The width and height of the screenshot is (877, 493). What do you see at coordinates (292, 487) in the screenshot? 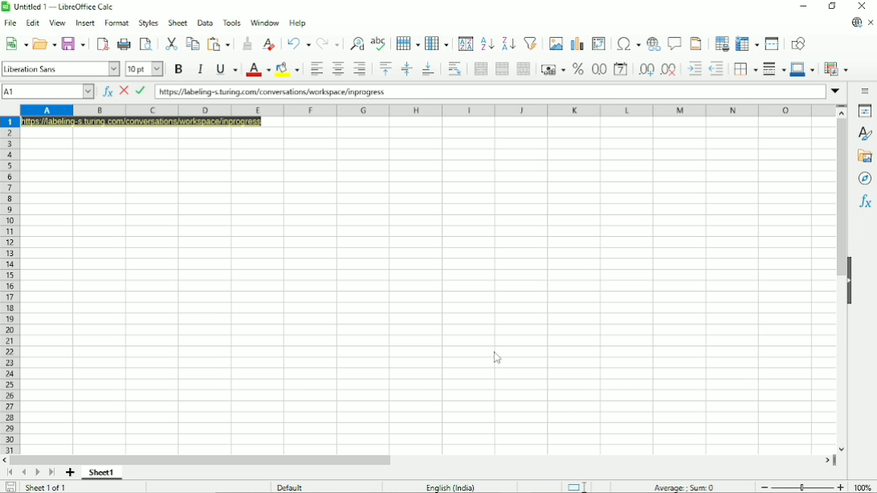
I see `Default` at bounding box center [292, 487].